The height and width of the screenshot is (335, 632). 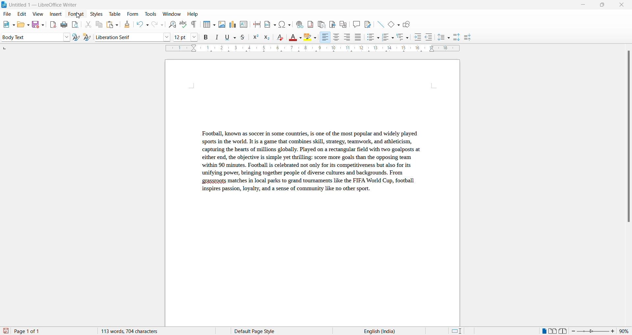 I want to click on maximize, so click(x=602, y=6).